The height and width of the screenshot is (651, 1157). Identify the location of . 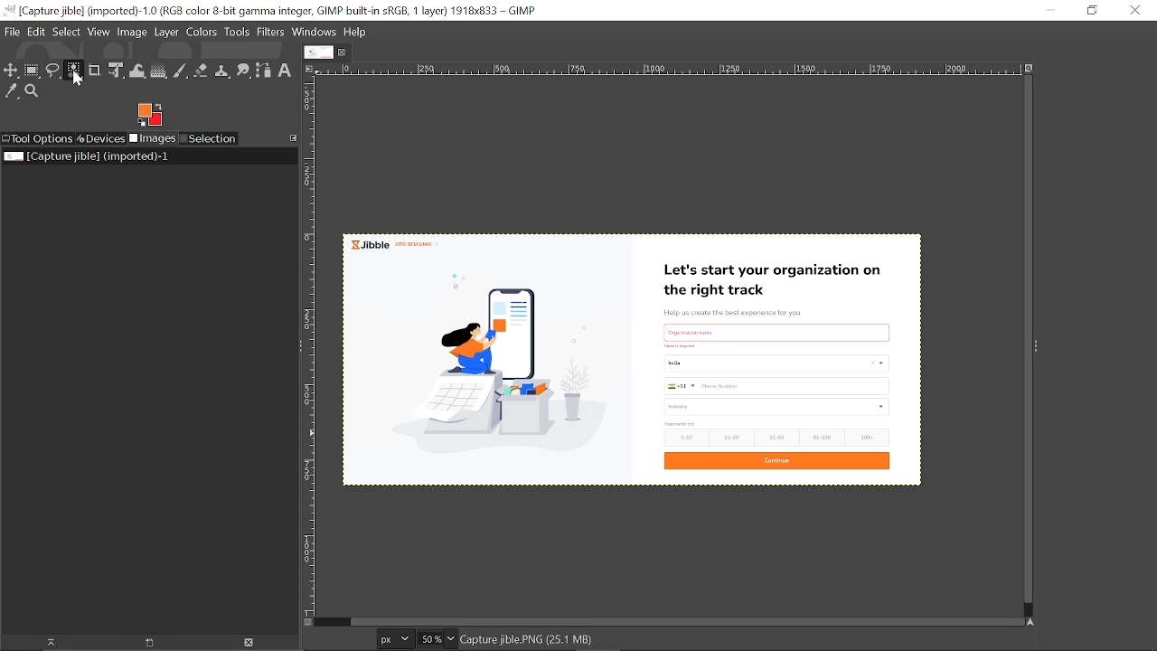
(239, 33).